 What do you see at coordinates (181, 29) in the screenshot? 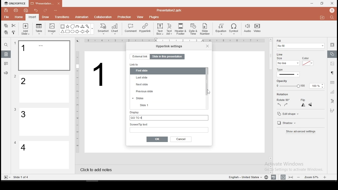
I see `header and footer` at bounding box center [181, 29].